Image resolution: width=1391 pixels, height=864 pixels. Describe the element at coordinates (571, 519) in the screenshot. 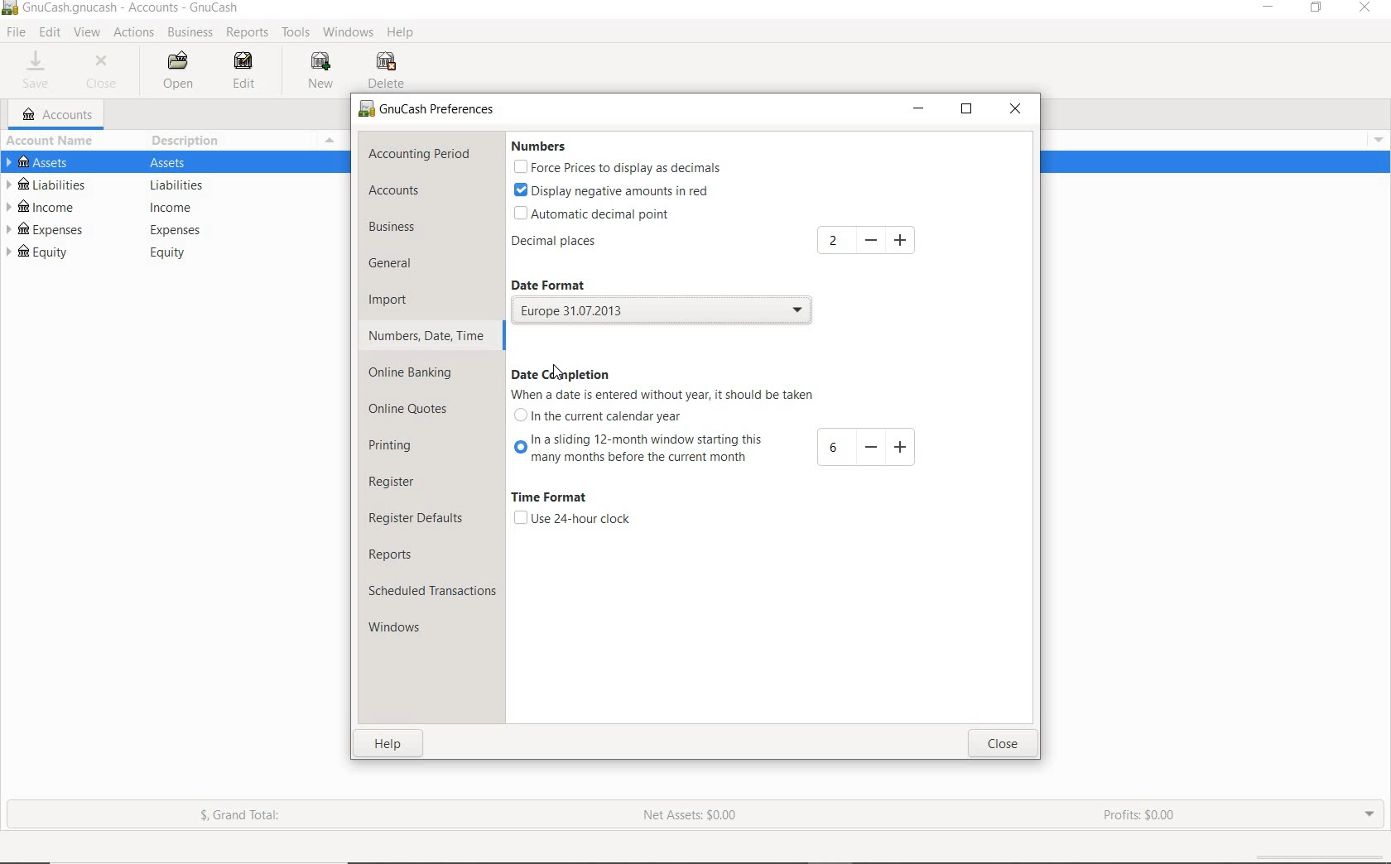

I see `use 24-hour clock` at that location.